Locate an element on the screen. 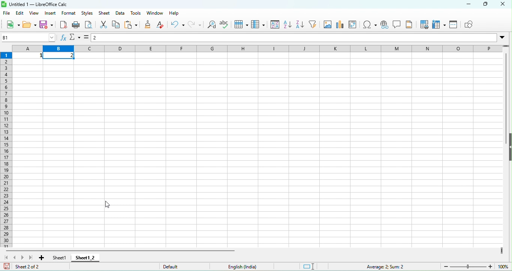 The width and height of the screenshot is (512, 271). tools is located at coordinates (136, 13).